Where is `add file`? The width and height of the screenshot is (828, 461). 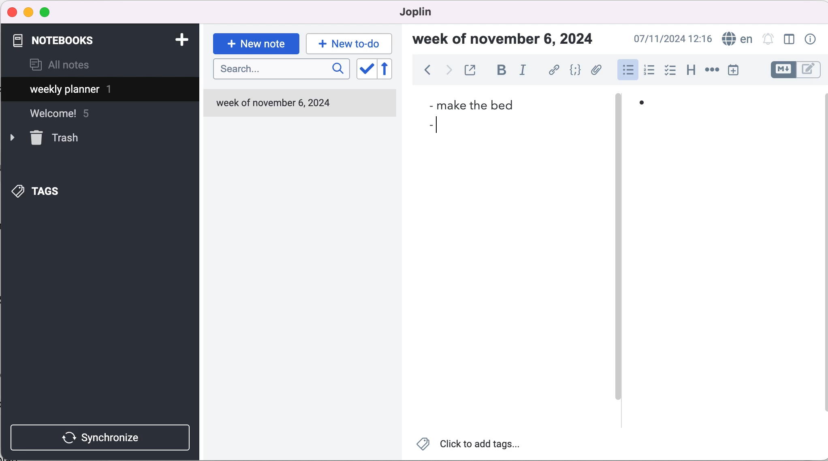 add file is located at coordinates (596, 71).